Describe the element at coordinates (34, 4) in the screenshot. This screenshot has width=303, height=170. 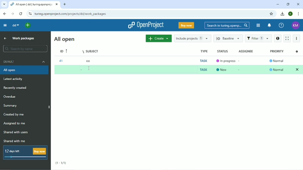
I see `Current tab` at that location.